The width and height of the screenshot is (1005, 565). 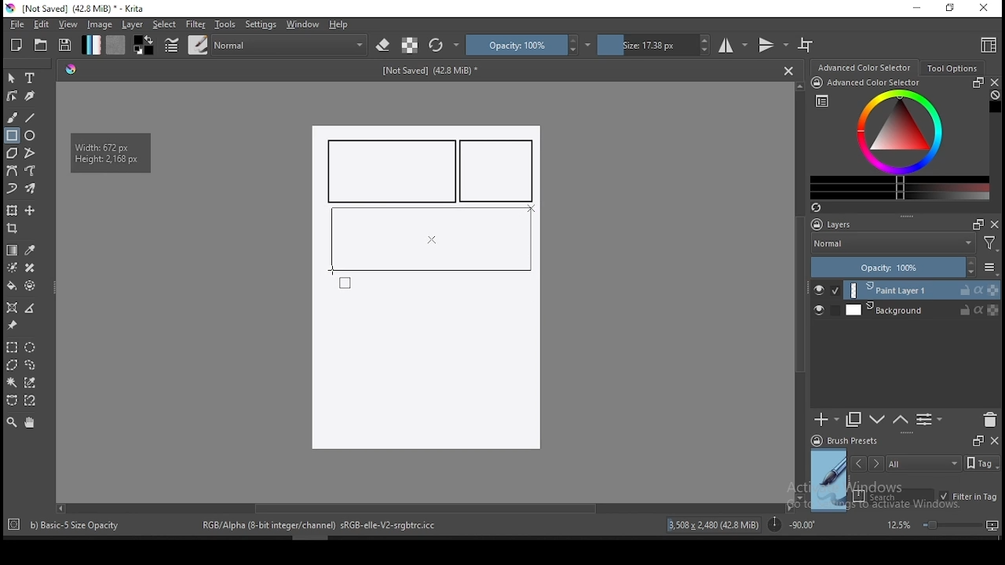 I want to click on ellipse tool, so click(x=31, y=134).